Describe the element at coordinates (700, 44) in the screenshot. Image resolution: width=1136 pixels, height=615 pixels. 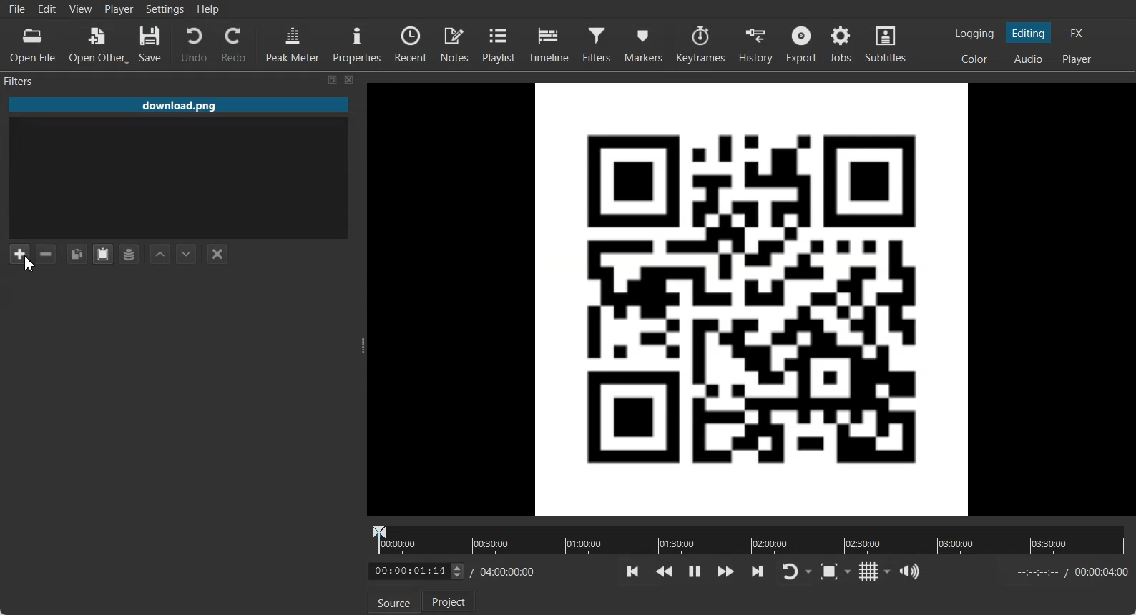
I see `Keyframes` at that location.